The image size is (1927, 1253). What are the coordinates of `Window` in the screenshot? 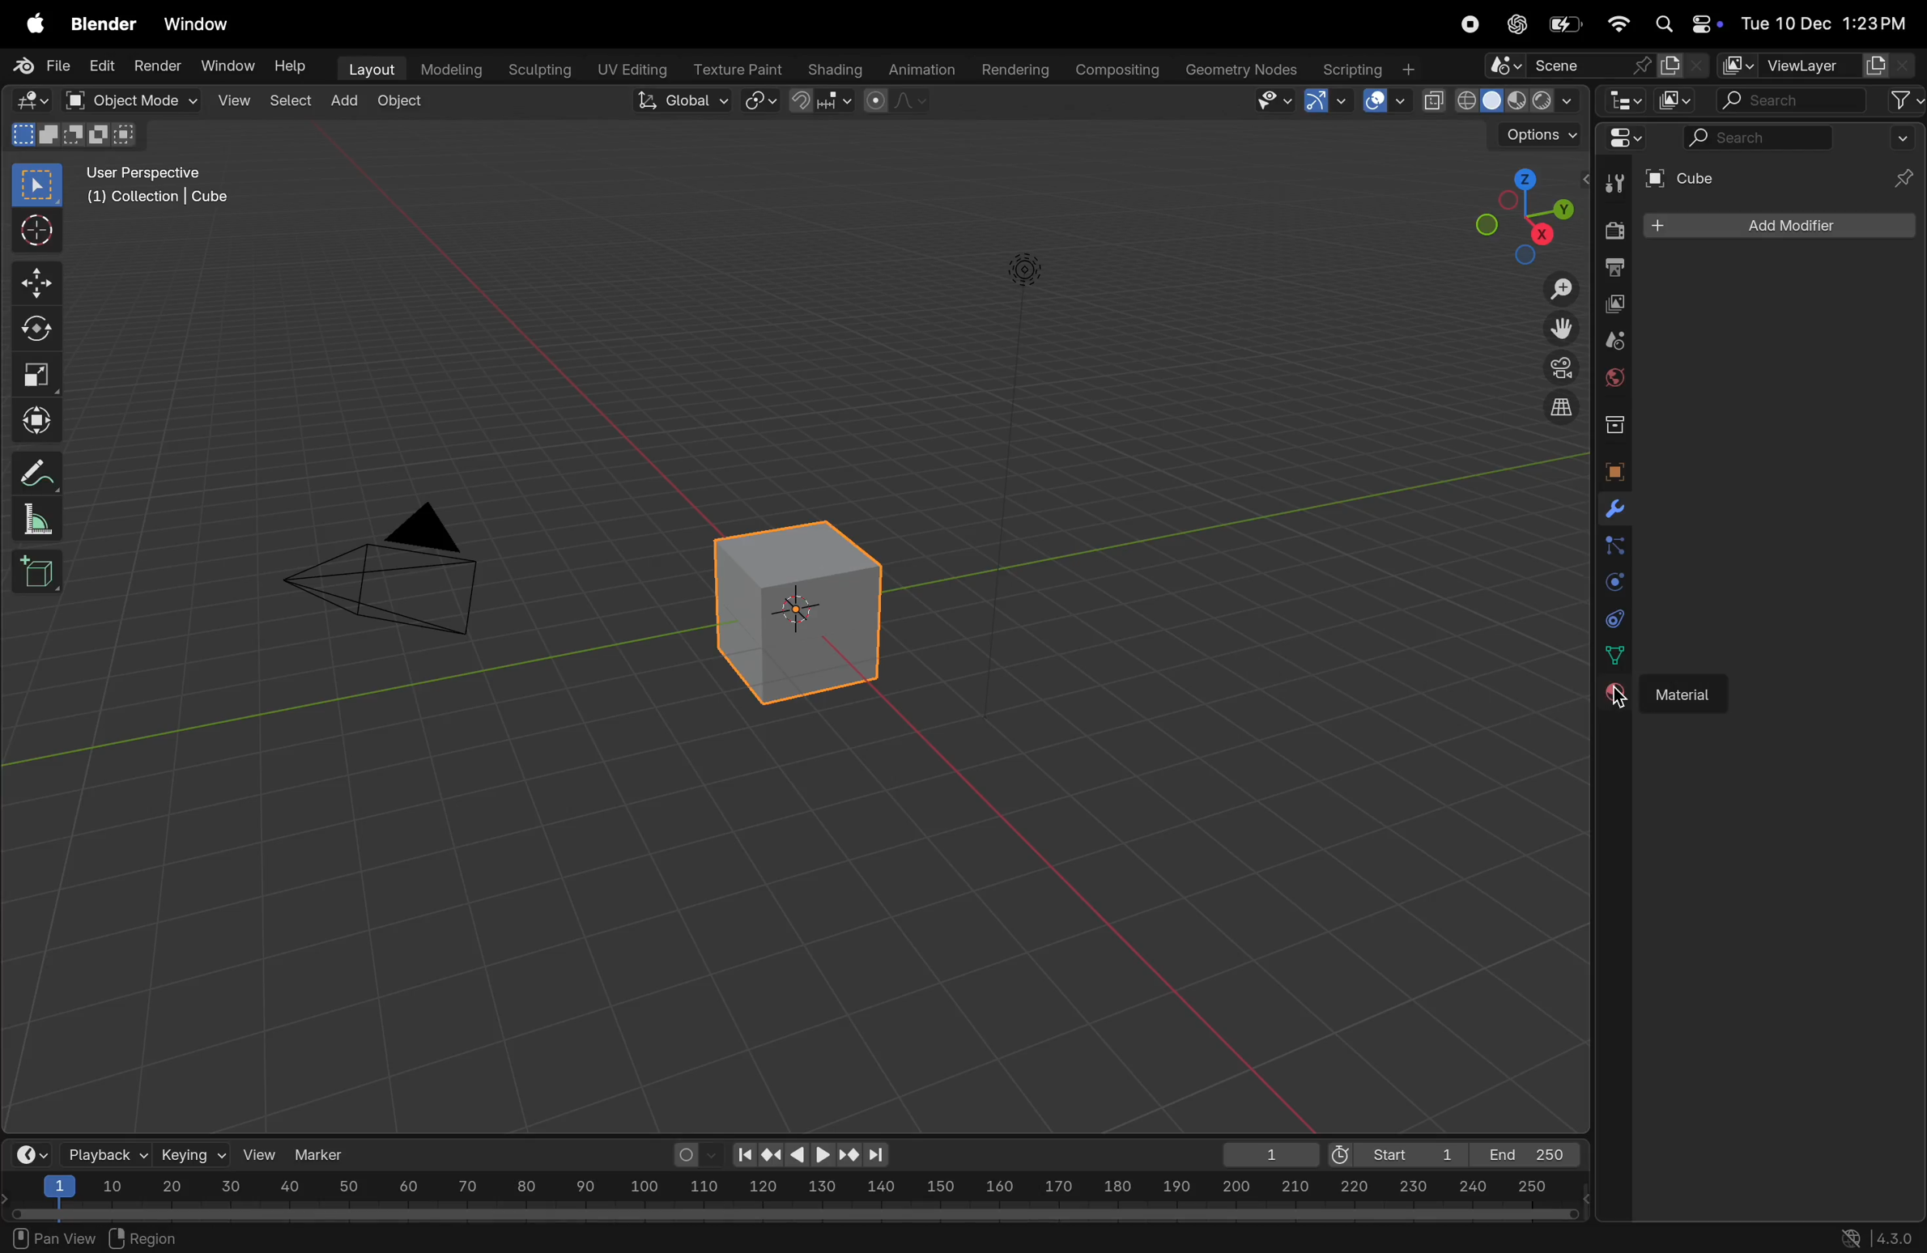 It's located at (228, 66).